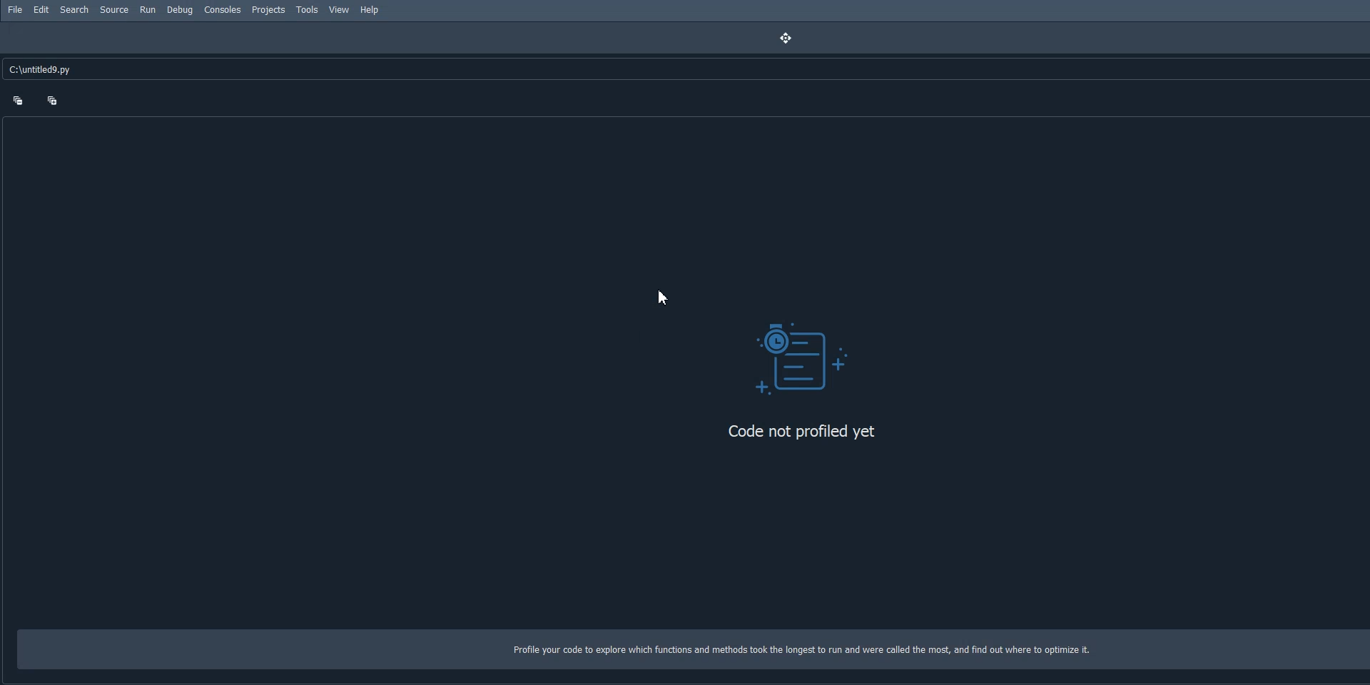  I want to click on Edit, so click(41, 10).